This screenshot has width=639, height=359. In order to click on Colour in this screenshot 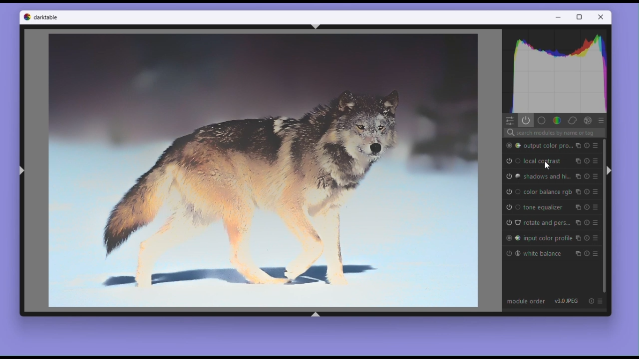, I will do `click(556, 120)`.